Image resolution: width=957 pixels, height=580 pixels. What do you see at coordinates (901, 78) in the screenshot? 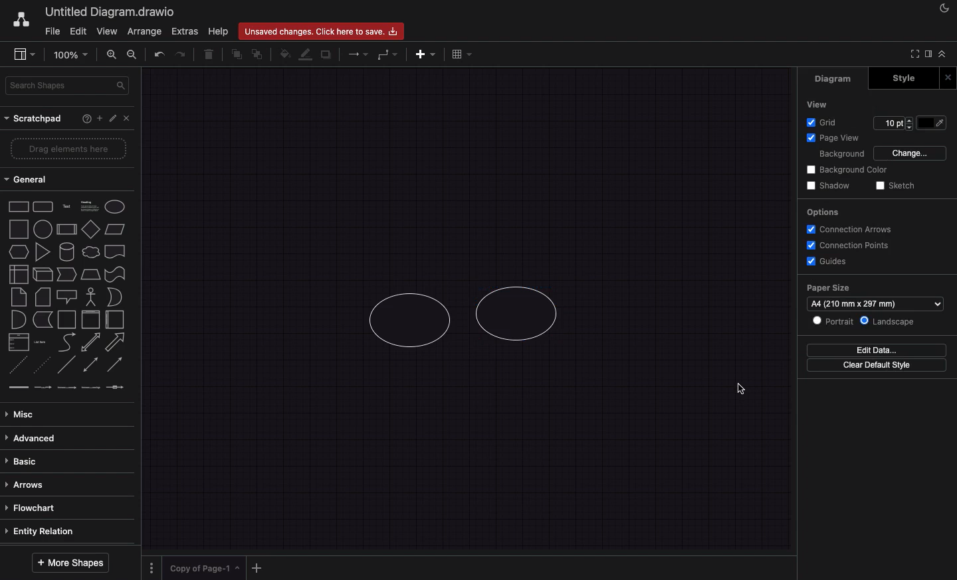
I see `style` at bounding box center [901, 78].